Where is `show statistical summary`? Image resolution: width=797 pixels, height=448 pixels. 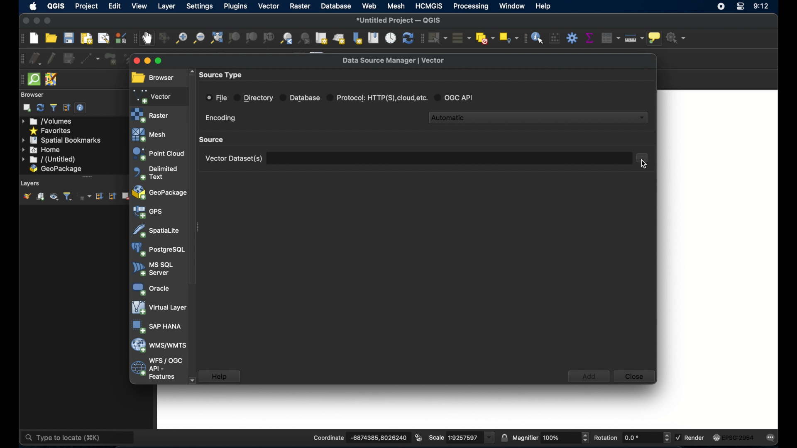 show statistical summary is located at coordinates (589, 37).